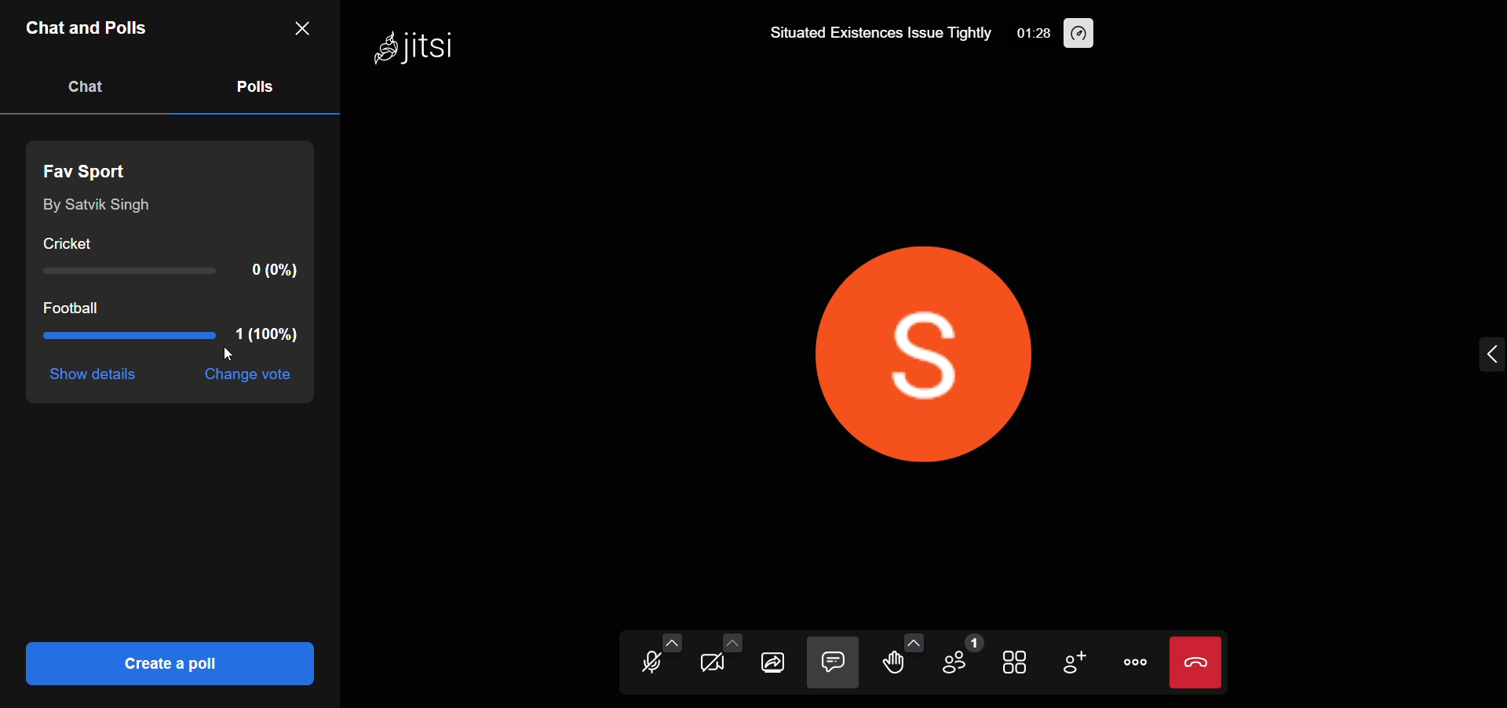  Describe the element at coordinates (639, 666) in the screenshot. I see `microphone` at that location.